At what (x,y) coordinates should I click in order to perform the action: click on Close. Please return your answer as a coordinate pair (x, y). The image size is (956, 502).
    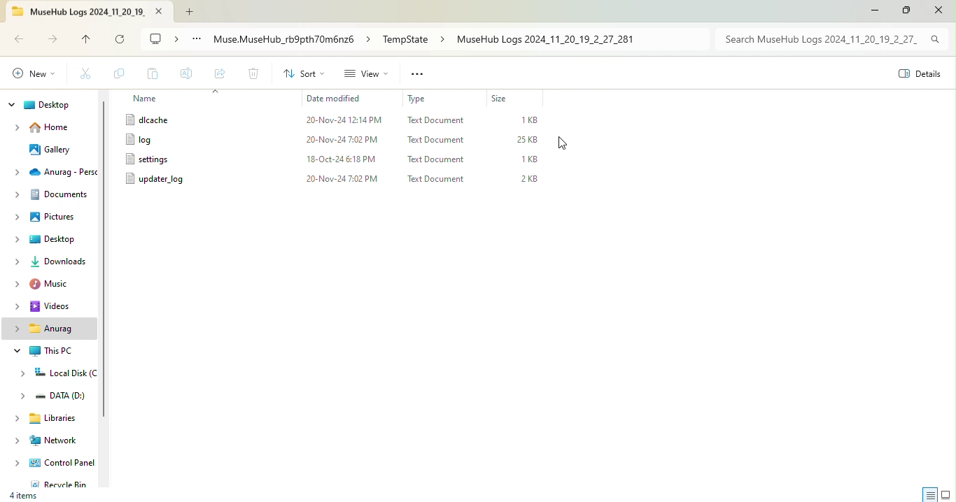
    Looking at the image, I should click on (936, 10).